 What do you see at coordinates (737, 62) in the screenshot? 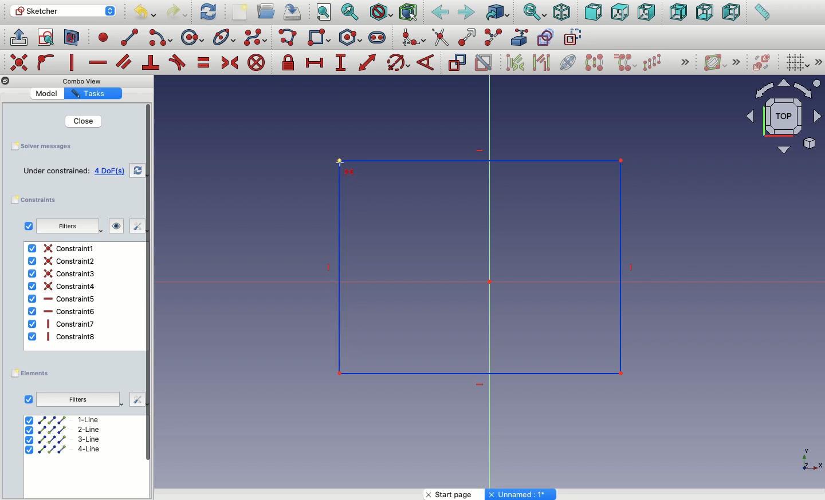
I see `Expand` at bounding box center [737, 62].